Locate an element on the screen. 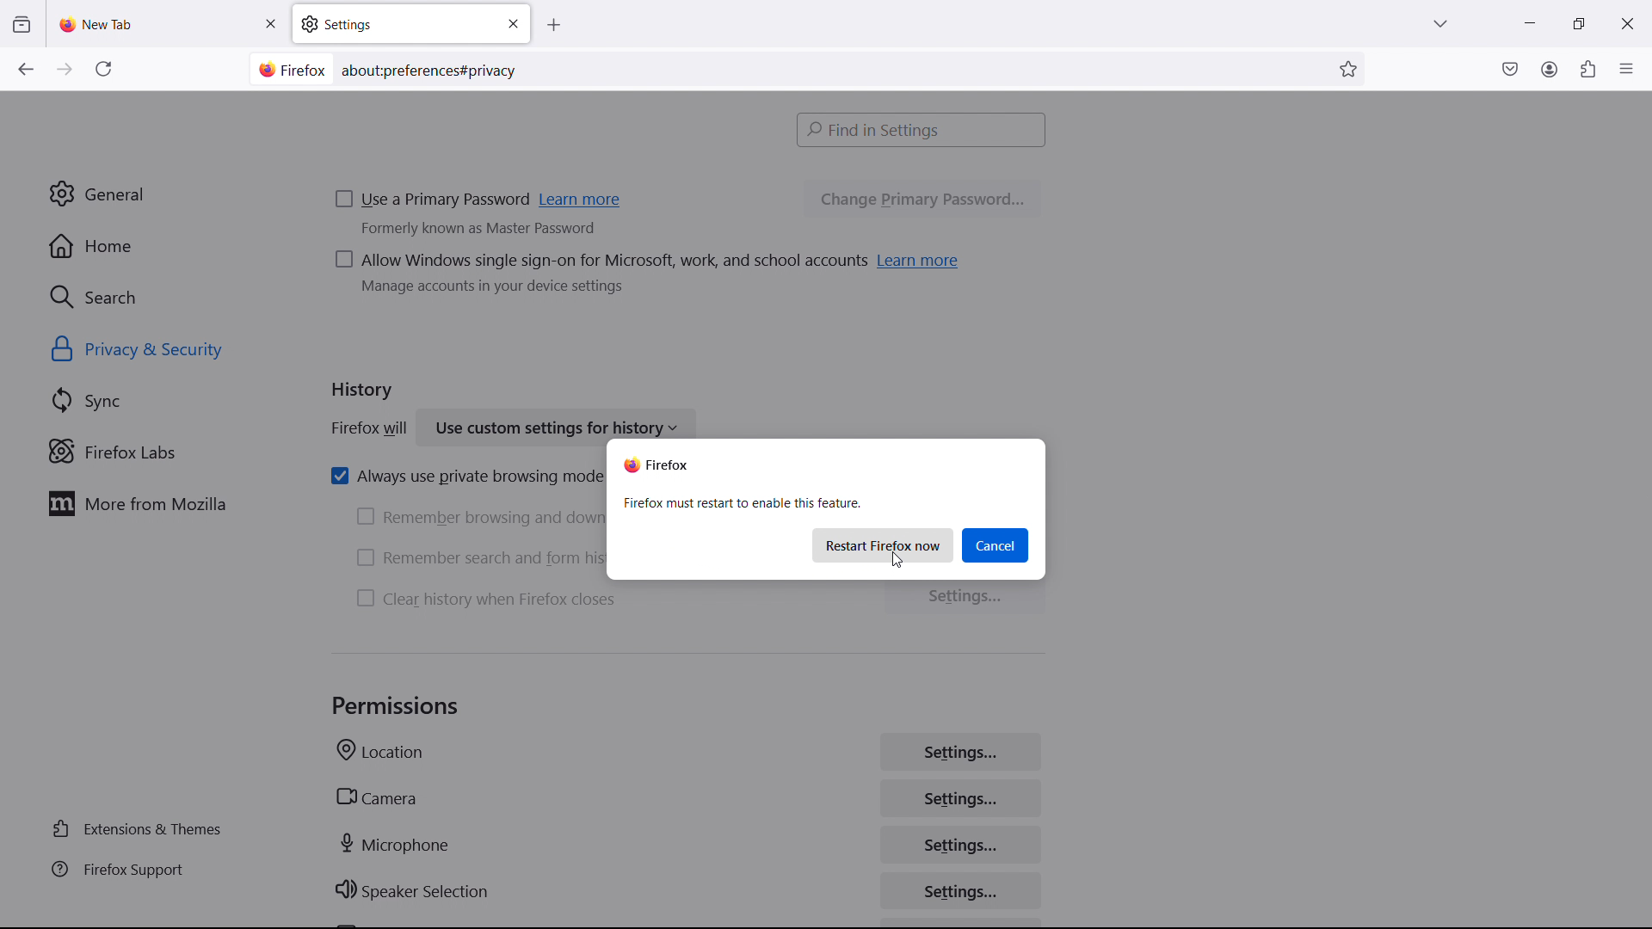  learn more about single sign-in is located at coordinates (920, 260).